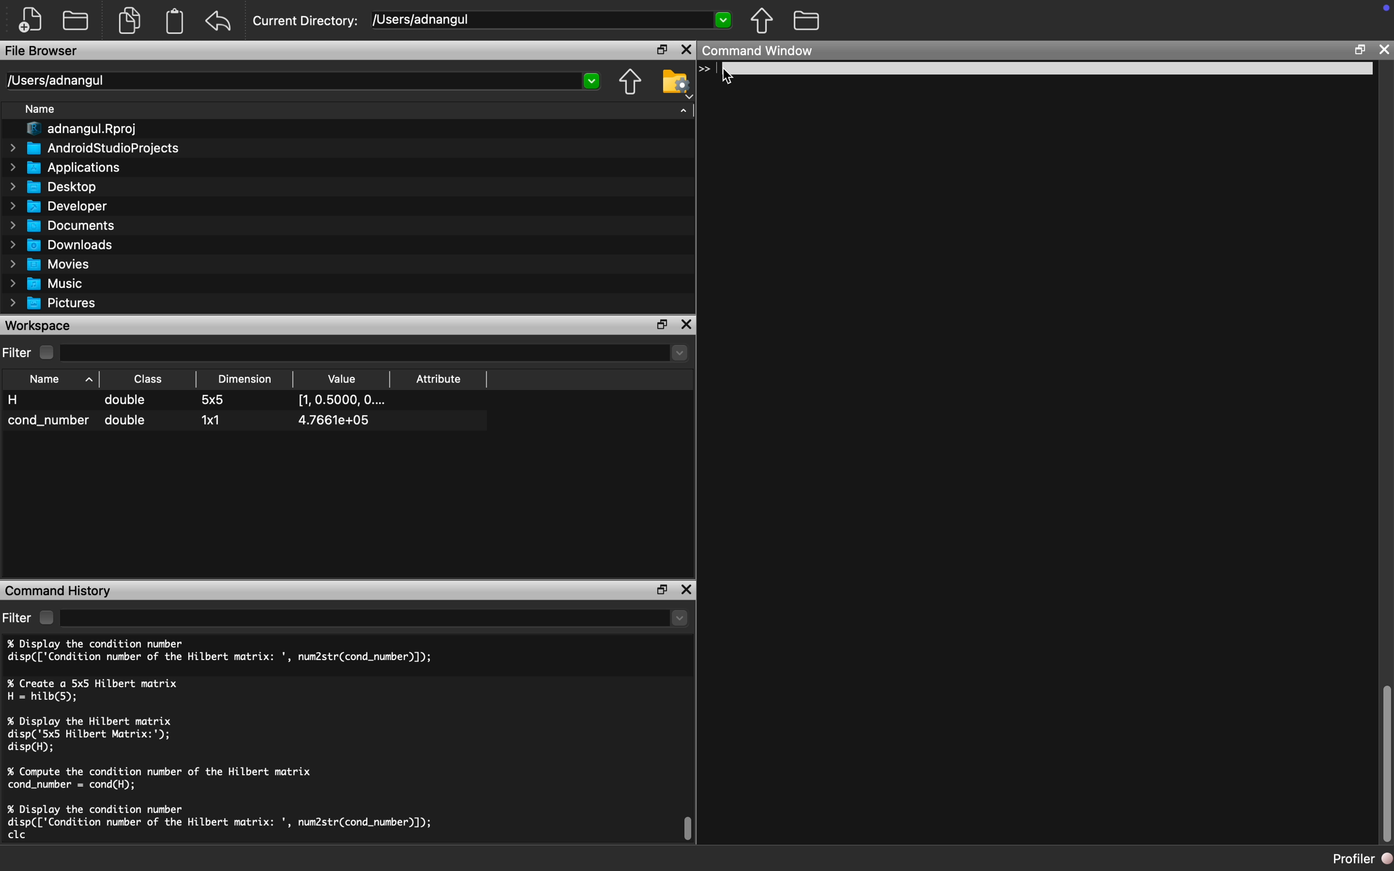 The height and width of the screenshot is (871, 1394). What do you see at coordinates (304, 81) in the screenshot?
I see `/Users/adnangul ` at bounding box center [304, 81].